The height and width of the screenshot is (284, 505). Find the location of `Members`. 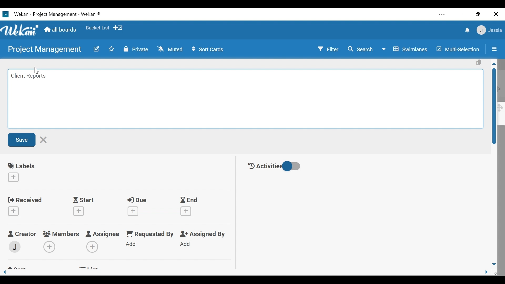

Members is located at coordinates (61, 233).